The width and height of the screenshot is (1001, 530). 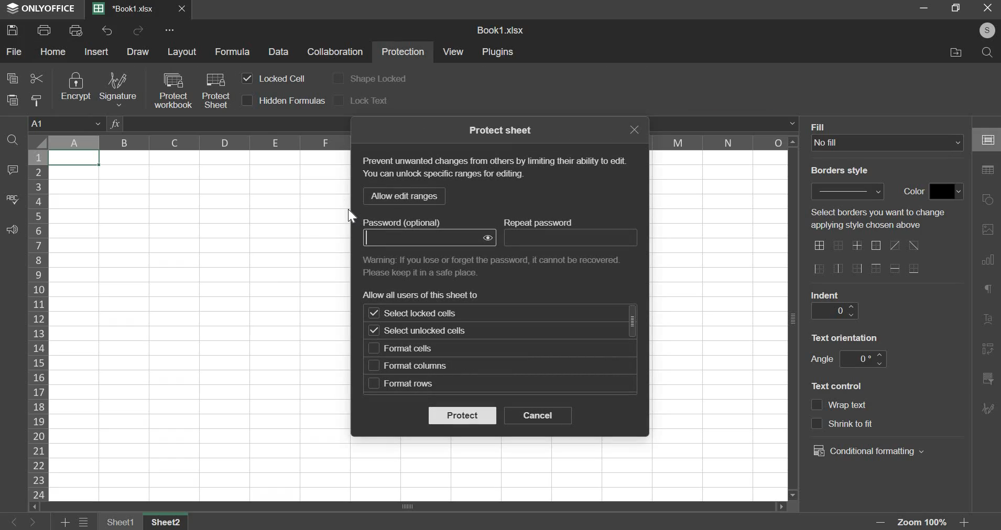 I want to click on column, so click(x=721, y=142).